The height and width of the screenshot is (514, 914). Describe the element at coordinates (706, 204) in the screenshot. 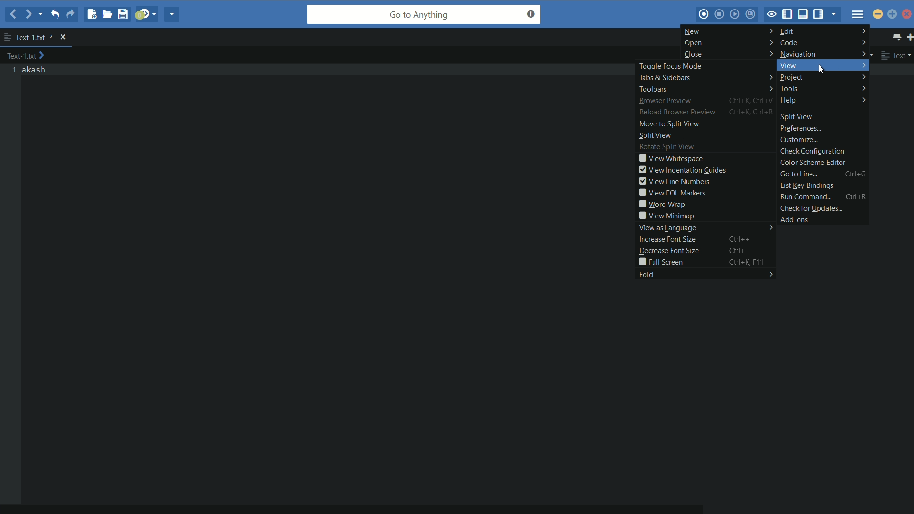

I see `word wrap` at that location.